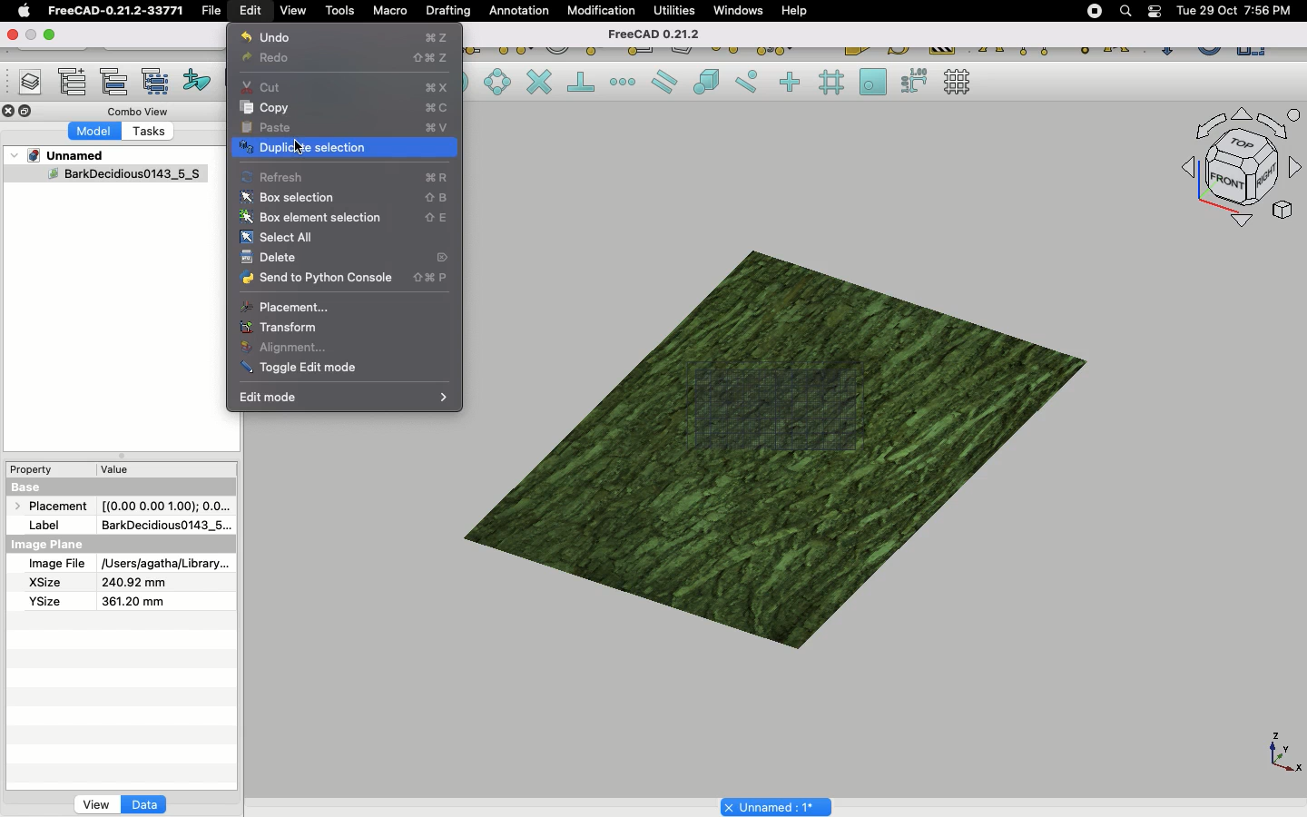 The width and height of the screenshot is (1307, 817). Describe the element at coordinates (9, 113) in the screenshot. I see `Close` at that location.